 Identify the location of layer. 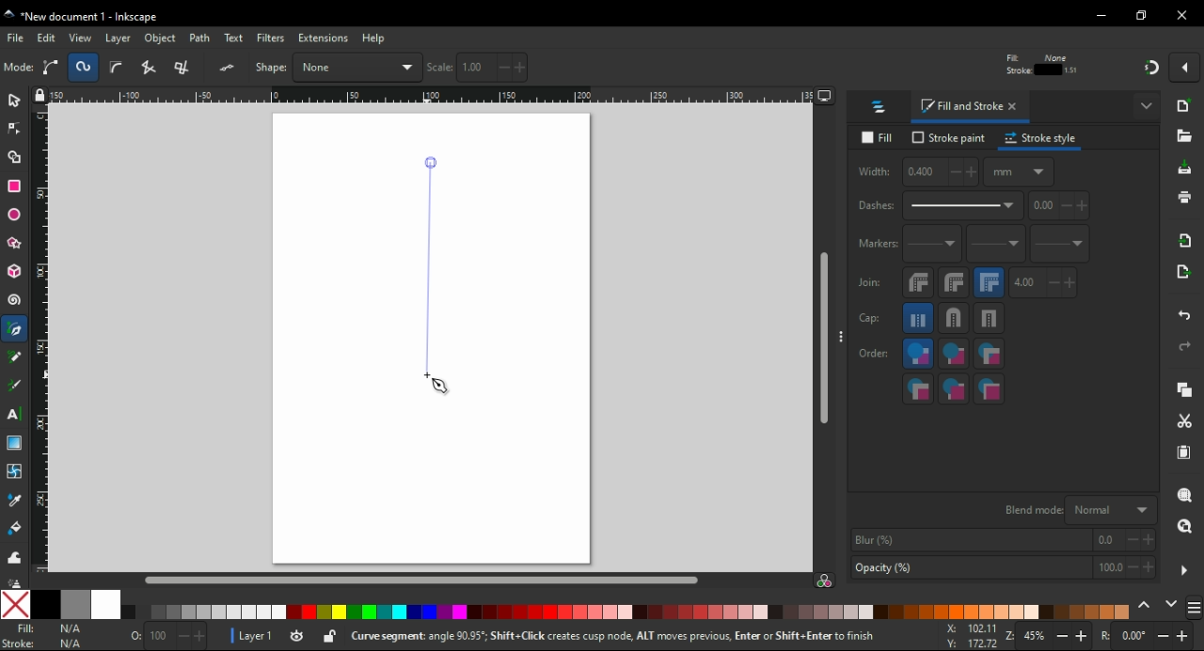
(120, 38).